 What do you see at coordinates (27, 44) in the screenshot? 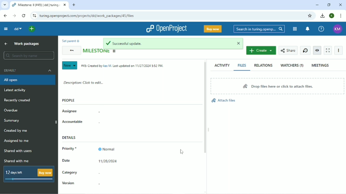
I see `Work packages` at bounding box center [27, 44].